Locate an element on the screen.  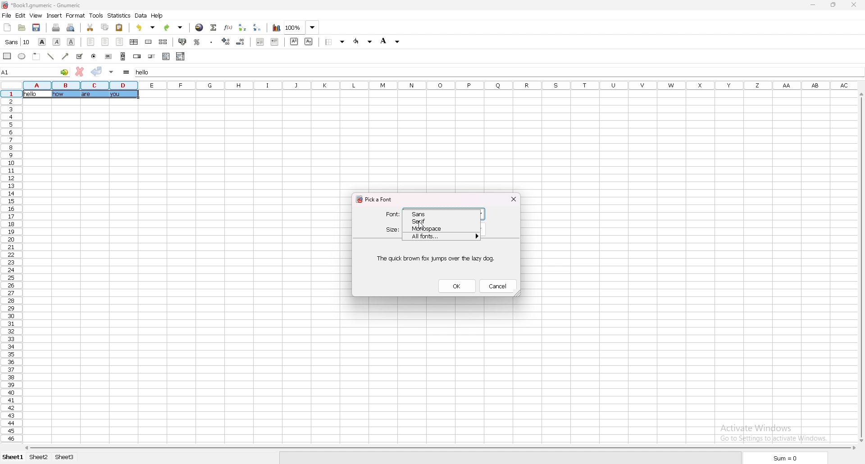
tickbox is located at coordinates (79, 56).